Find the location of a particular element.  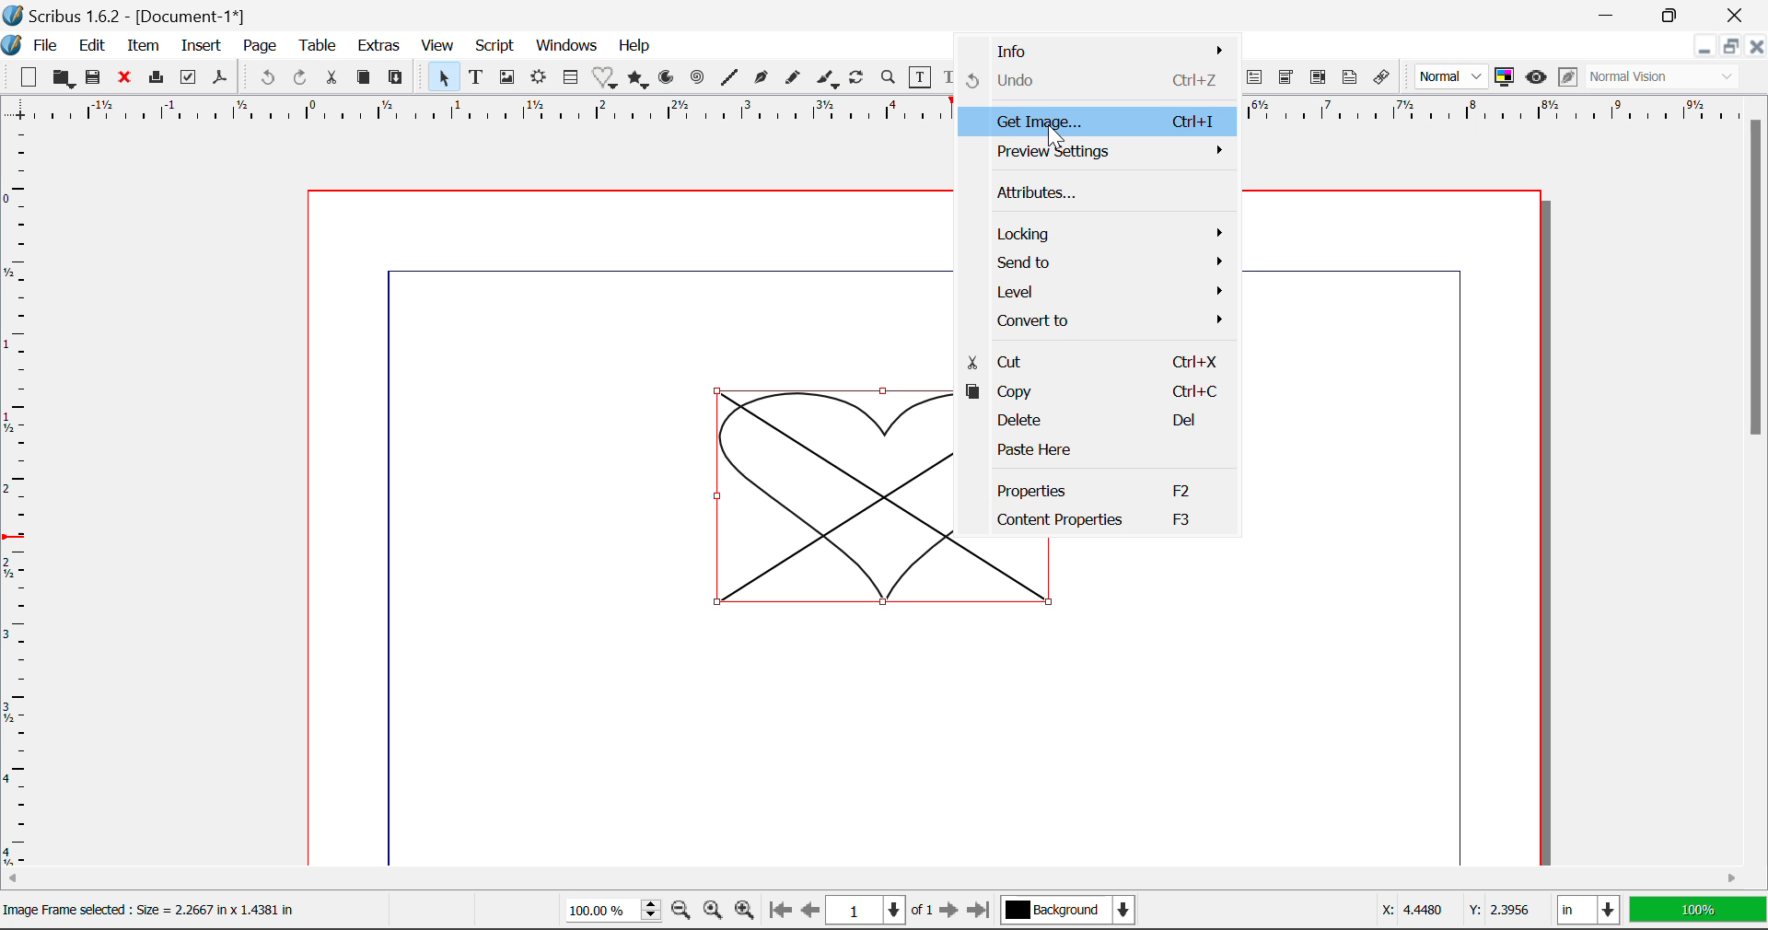

Help is located at coordinates (634, 46).